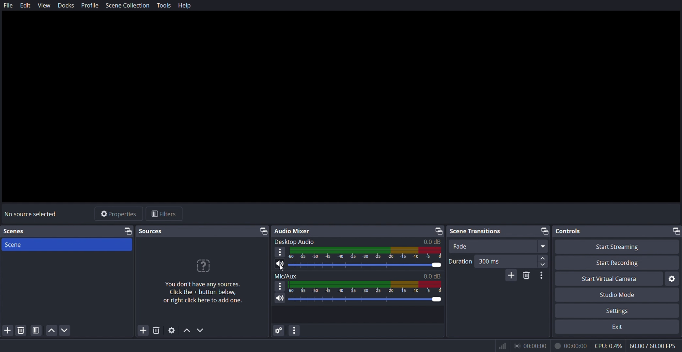 Image resolution: width=682 pixels, height=352 pixels. I want to click on filters, so click(163, 214).